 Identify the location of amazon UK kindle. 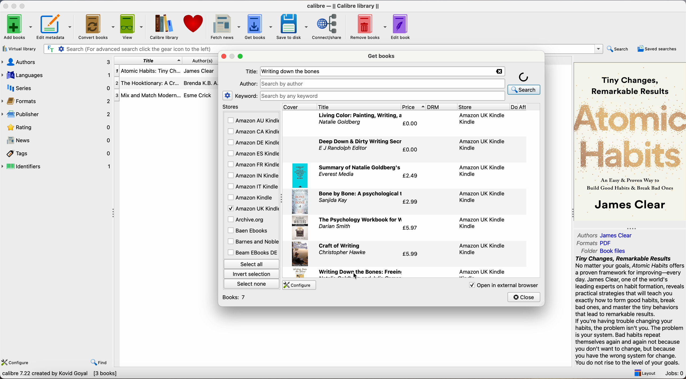
(483, 196).